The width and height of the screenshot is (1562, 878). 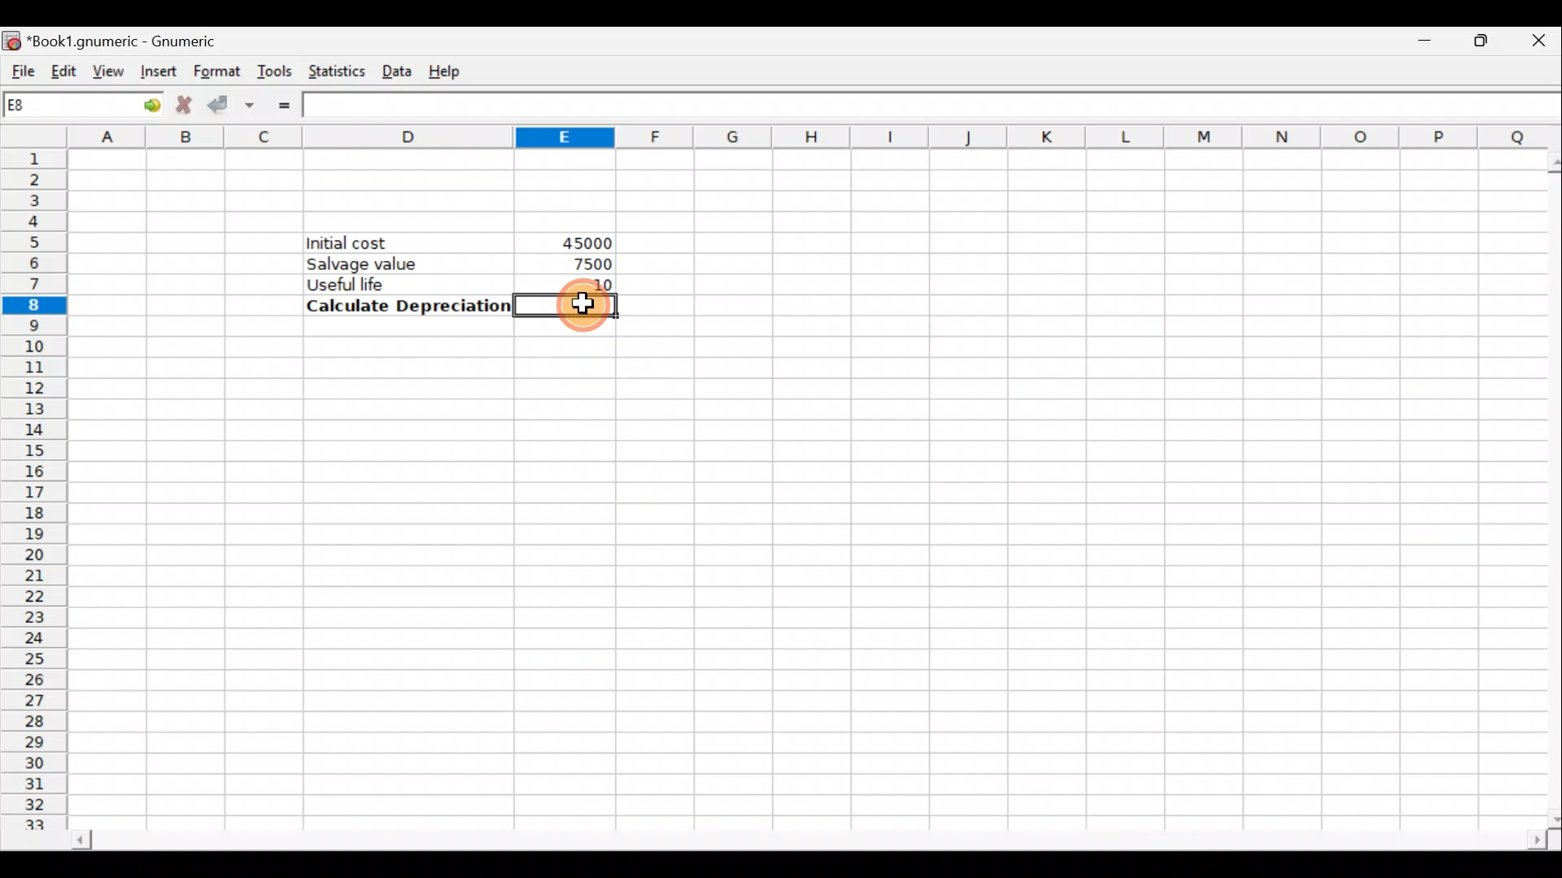 What do you see at coordinates (585, 263) in the screenshot?
I see `7500` at bounding box center [585, 263].